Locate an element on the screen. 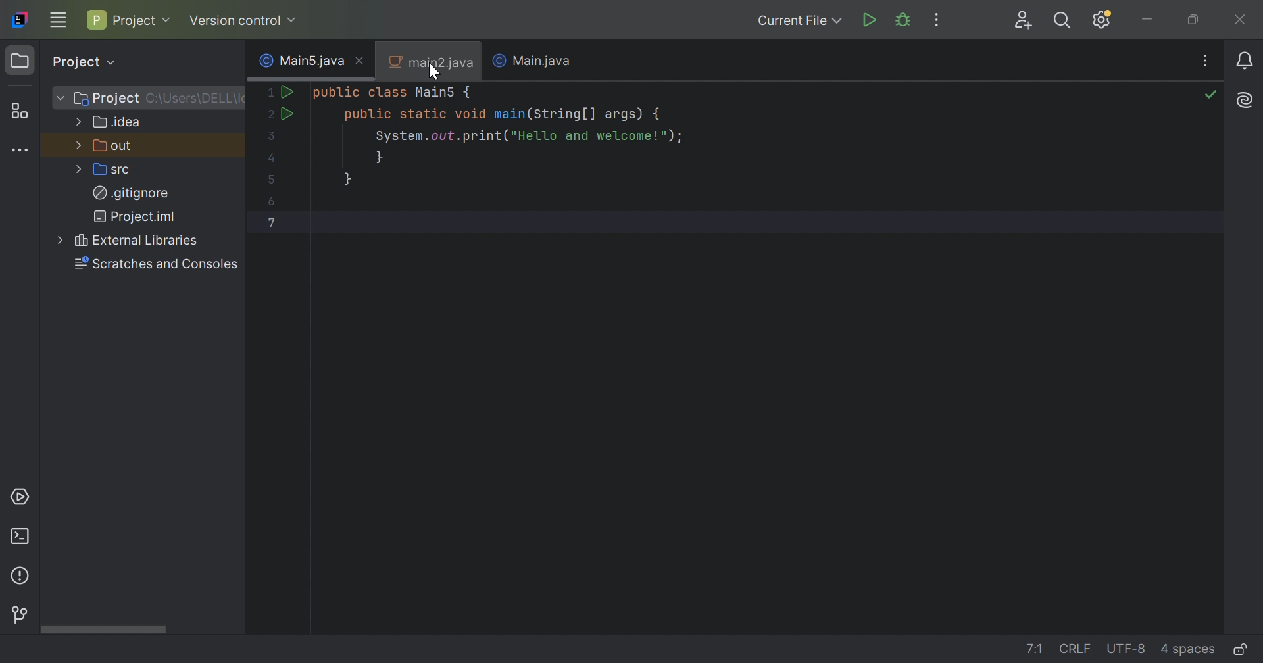  External Libraries is located at coordinates (138, 241).